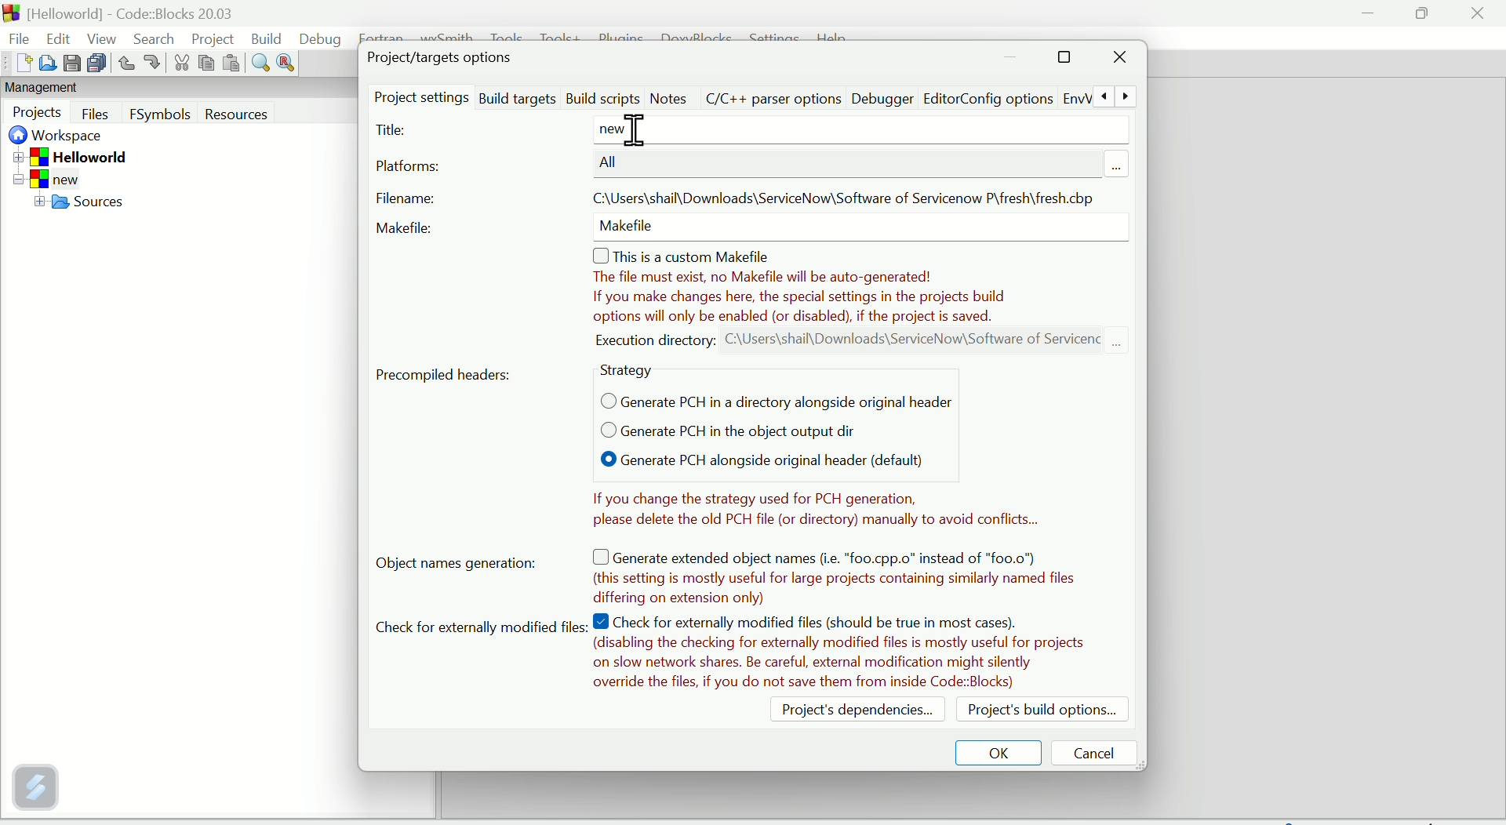 Image resolution: width=1506 pixels, height=825 pixels. I want to click on Find, so click(259, 65).